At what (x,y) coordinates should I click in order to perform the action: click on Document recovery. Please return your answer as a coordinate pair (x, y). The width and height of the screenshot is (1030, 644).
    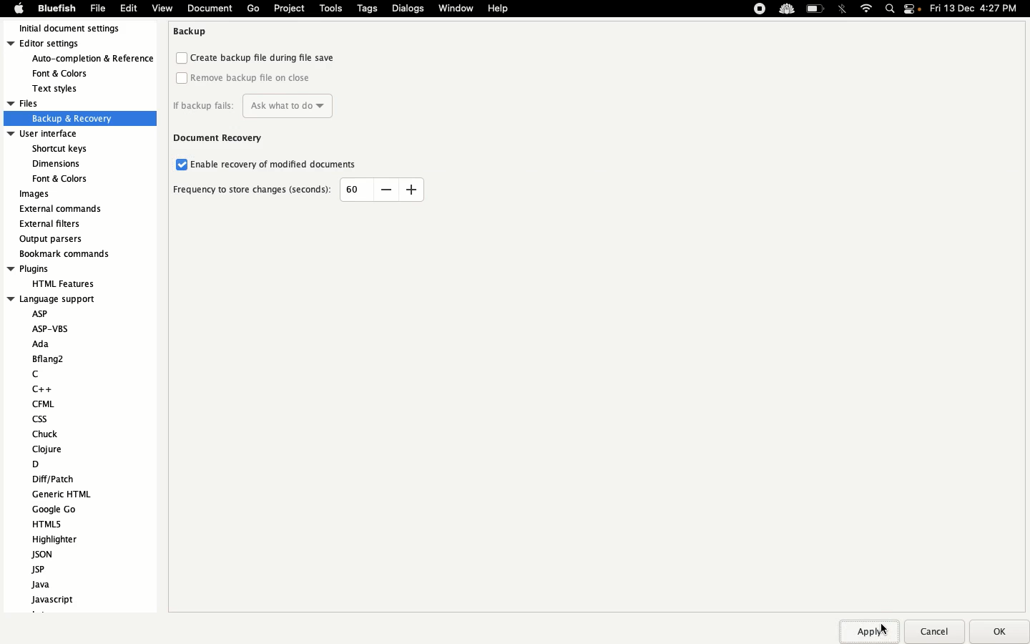
    Looking at the image, I should click on (220, 139).